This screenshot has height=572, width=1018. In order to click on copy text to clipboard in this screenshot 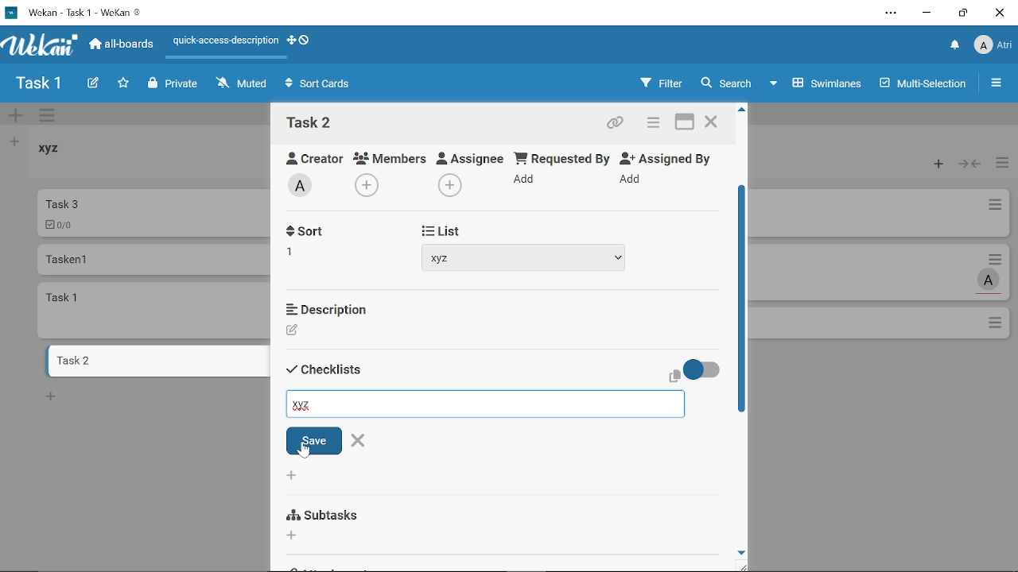, I will do `click(674, 376)`.